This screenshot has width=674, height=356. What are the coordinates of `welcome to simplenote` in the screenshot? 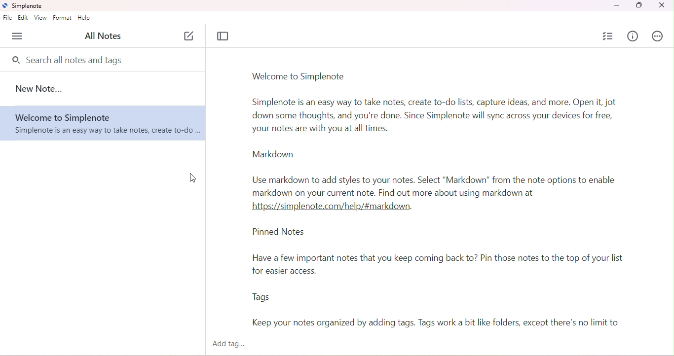 It's located at (104, 123).